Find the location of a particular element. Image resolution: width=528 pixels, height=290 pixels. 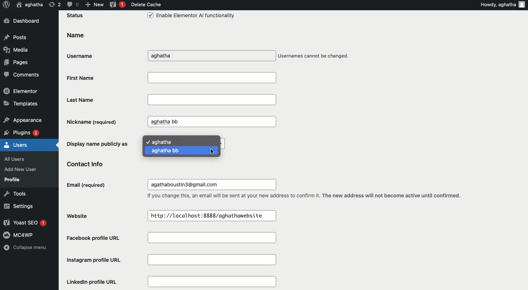

Tools is located at coordinates (14, 193).